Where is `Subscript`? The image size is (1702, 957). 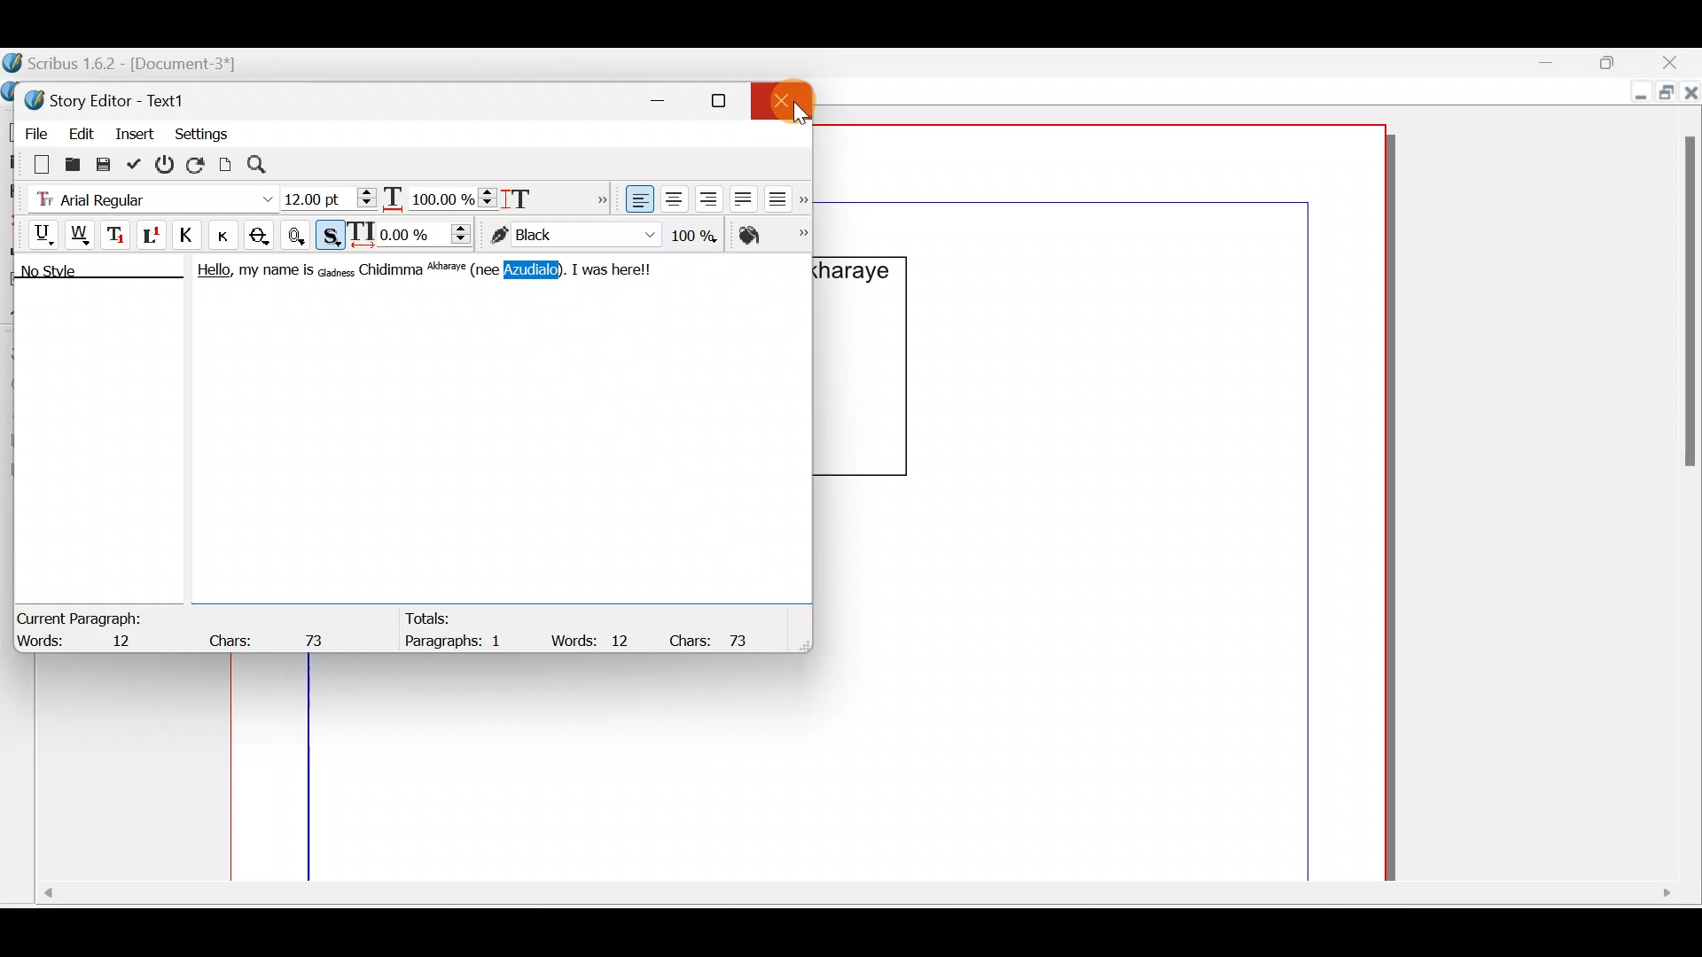
Subscript is located at coordinates (118, 233).